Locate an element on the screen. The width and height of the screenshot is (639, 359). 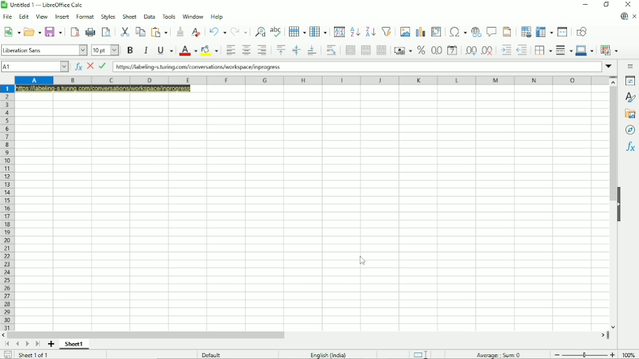
data is located at coordinates (149, 16).